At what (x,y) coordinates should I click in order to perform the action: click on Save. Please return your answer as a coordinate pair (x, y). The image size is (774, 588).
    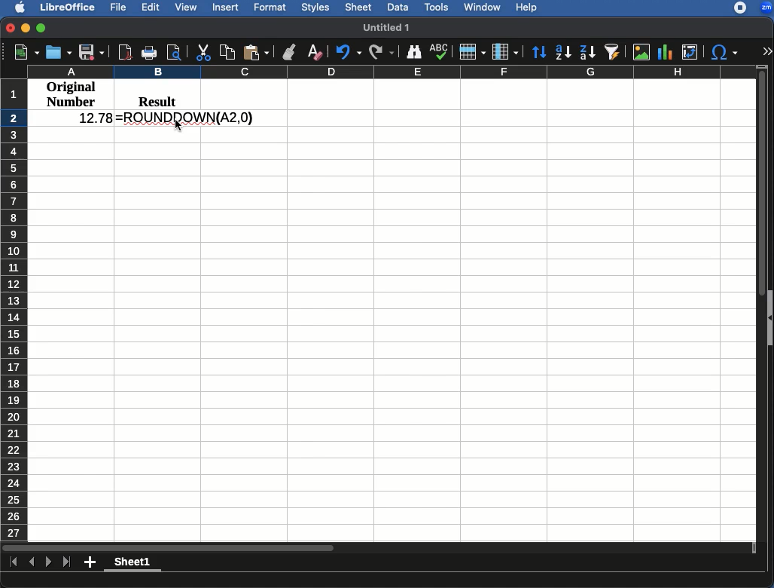
    Looking at the image, I should click on (92, 53).